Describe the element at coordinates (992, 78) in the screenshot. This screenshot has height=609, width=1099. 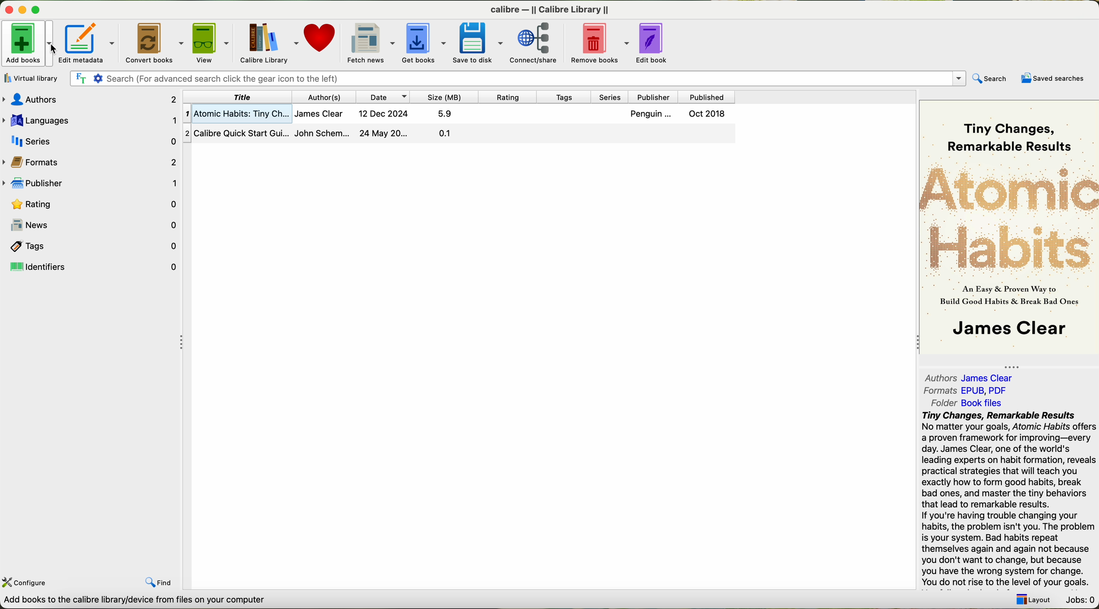
I see `search` at that location.